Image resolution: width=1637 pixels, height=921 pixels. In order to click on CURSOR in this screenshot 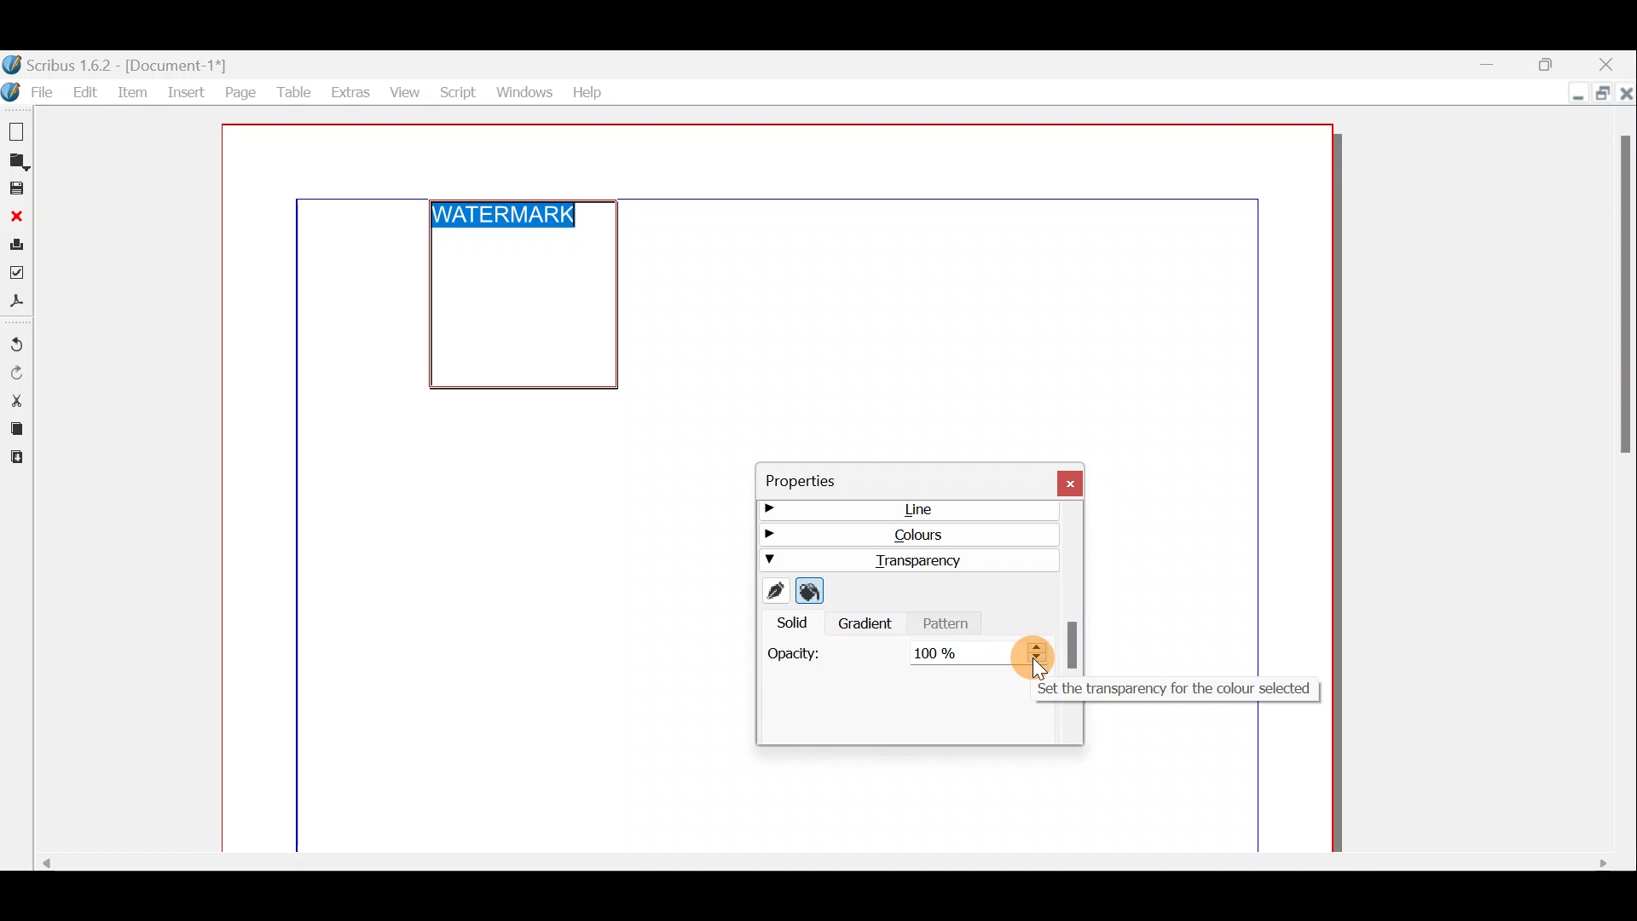, I will do `click(1043, 672)`.